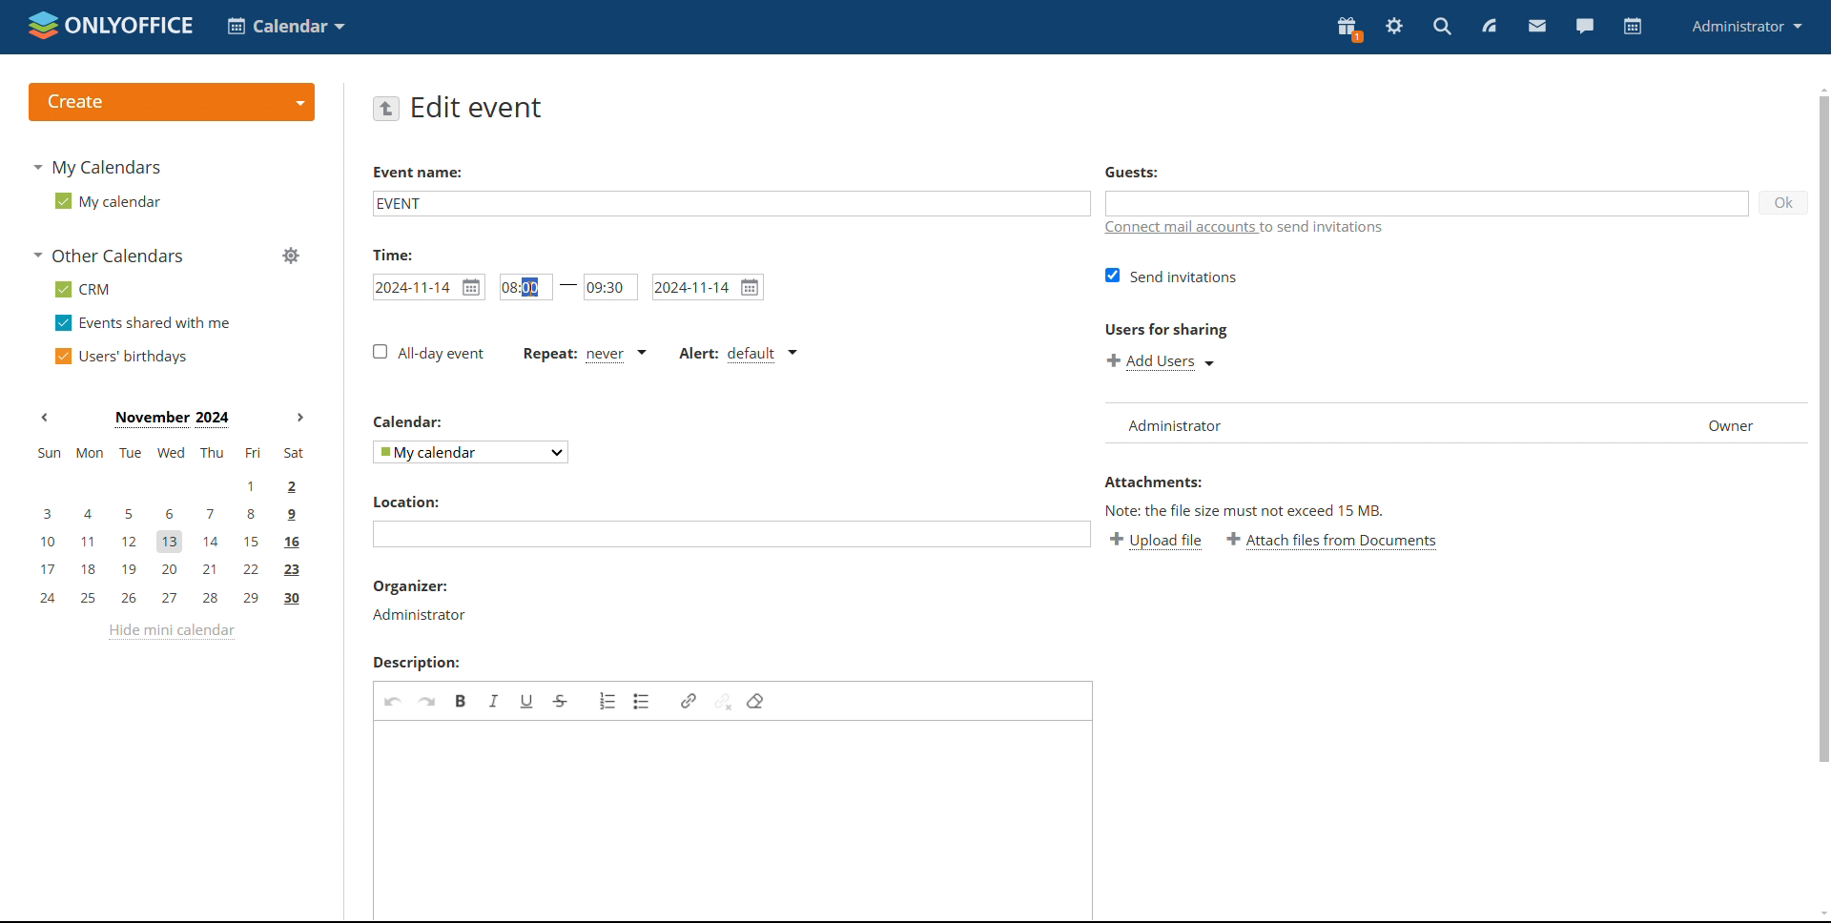 The height and width of the screenshot is (923, 1831). What do you see at coordinates (107, 200) in the screenshot?
I see `my calendar` at bounding box center [107, 200].